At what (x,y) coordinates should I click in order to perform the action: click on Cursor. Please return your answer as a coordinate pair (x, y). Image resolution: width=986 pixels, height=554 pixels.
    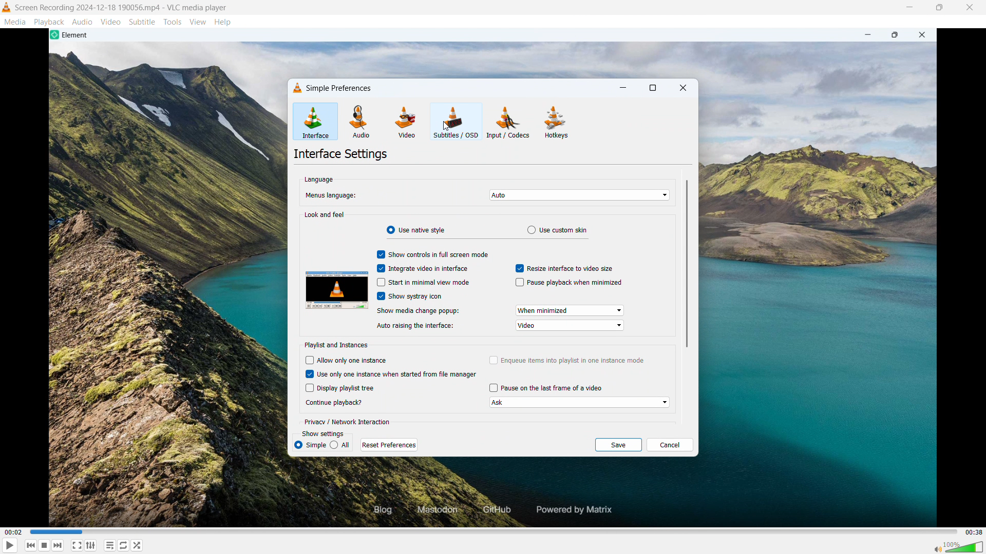
    Looking at the image, I should click on (213, 168).